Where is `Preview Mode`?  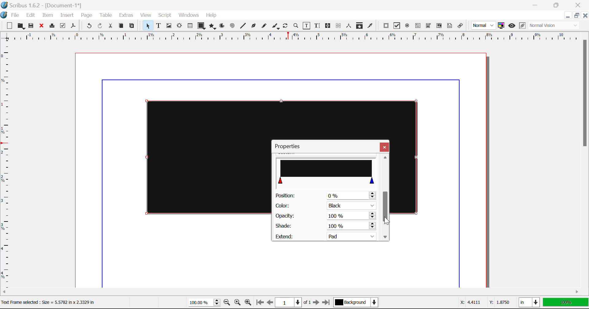
Preview Mode is located at coordinates (512, 26).